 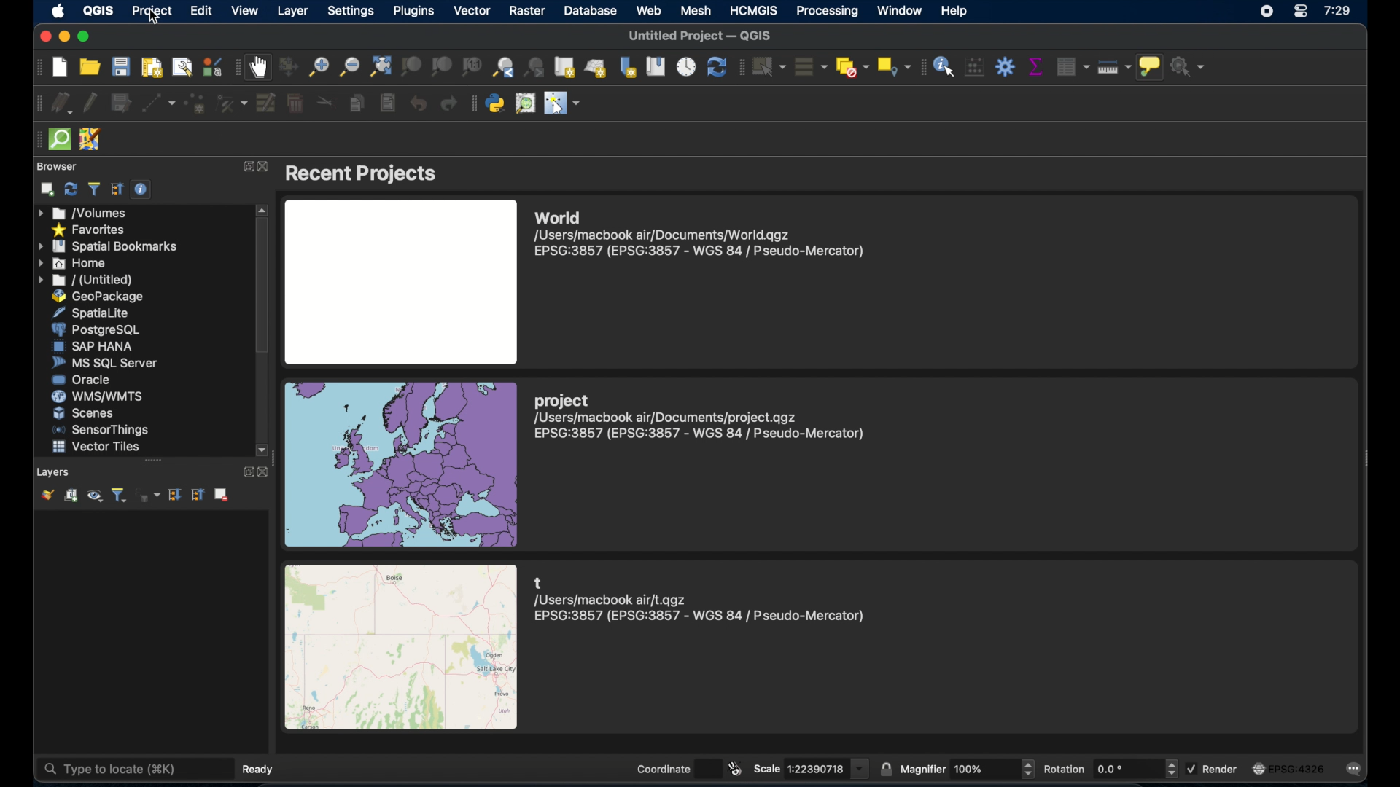 I want to click on toggle extents and mouse position display, so click(x=736, y=767).